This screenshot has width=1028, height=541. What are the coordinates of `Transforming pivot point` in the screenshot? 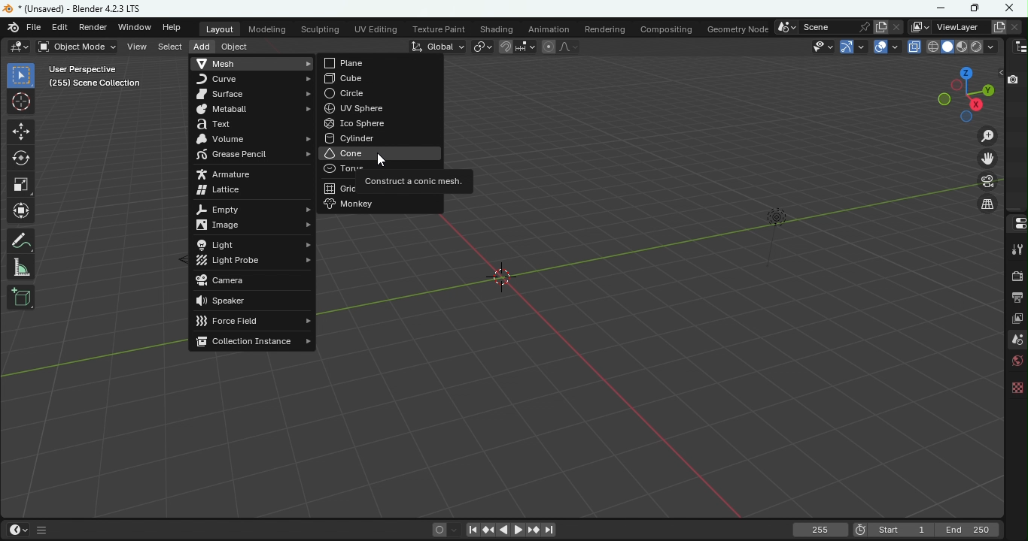 It's located at (482, 46).